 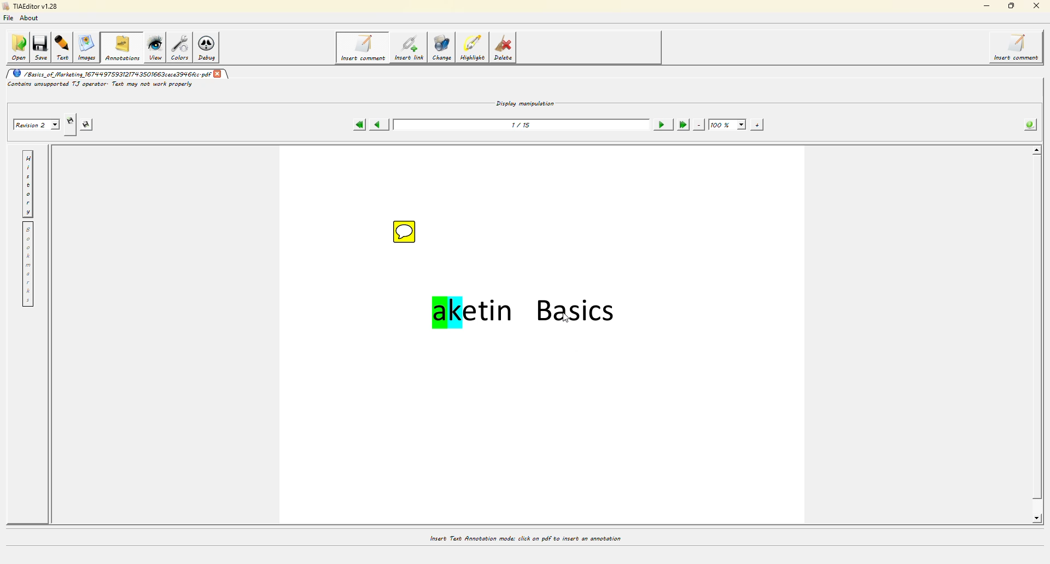 What do you see at coordinates (524, 538) in the screenshot?
I see `Insert Text Annotation mode: click on pdf to insert an annotation` at bounding box center [524, 538].